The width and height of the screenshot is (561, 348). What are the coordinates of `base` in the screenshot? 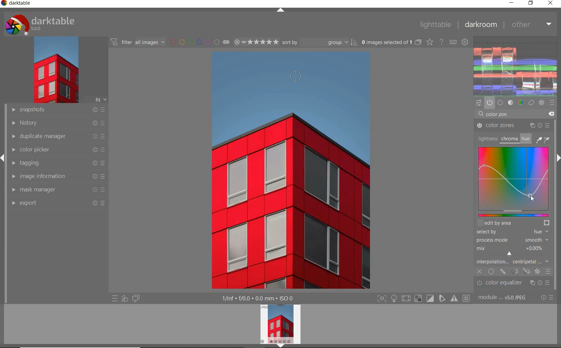 It's located at (500, 102).